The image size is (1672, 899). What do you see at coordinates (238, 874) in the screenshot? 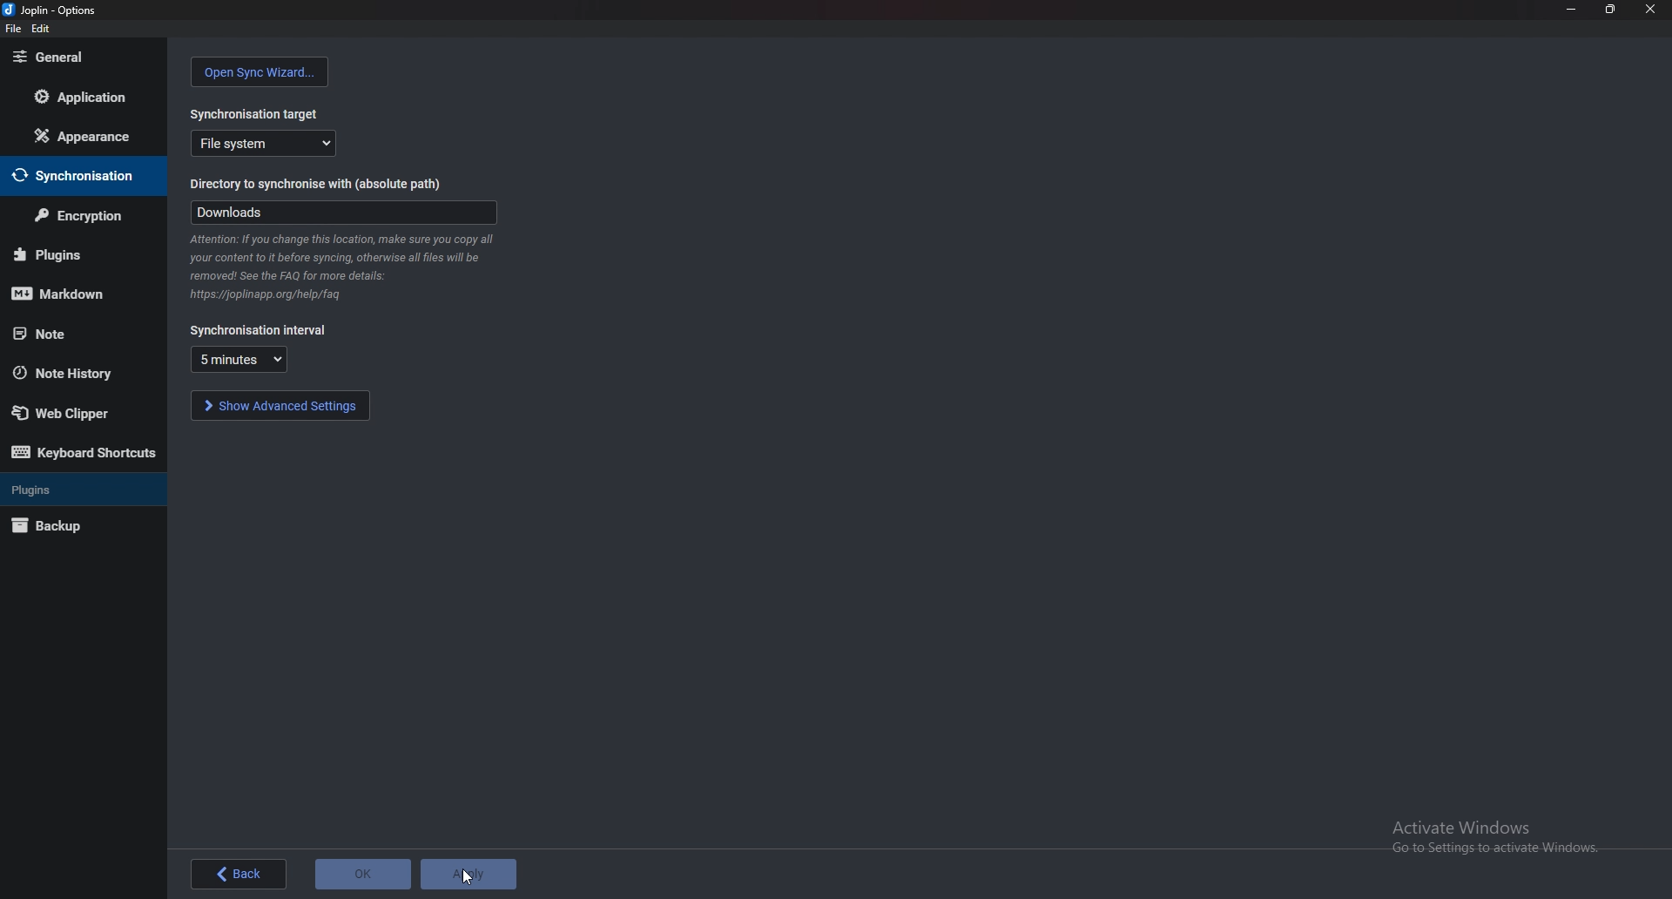
I see `back` at bounding box center [238, 874].